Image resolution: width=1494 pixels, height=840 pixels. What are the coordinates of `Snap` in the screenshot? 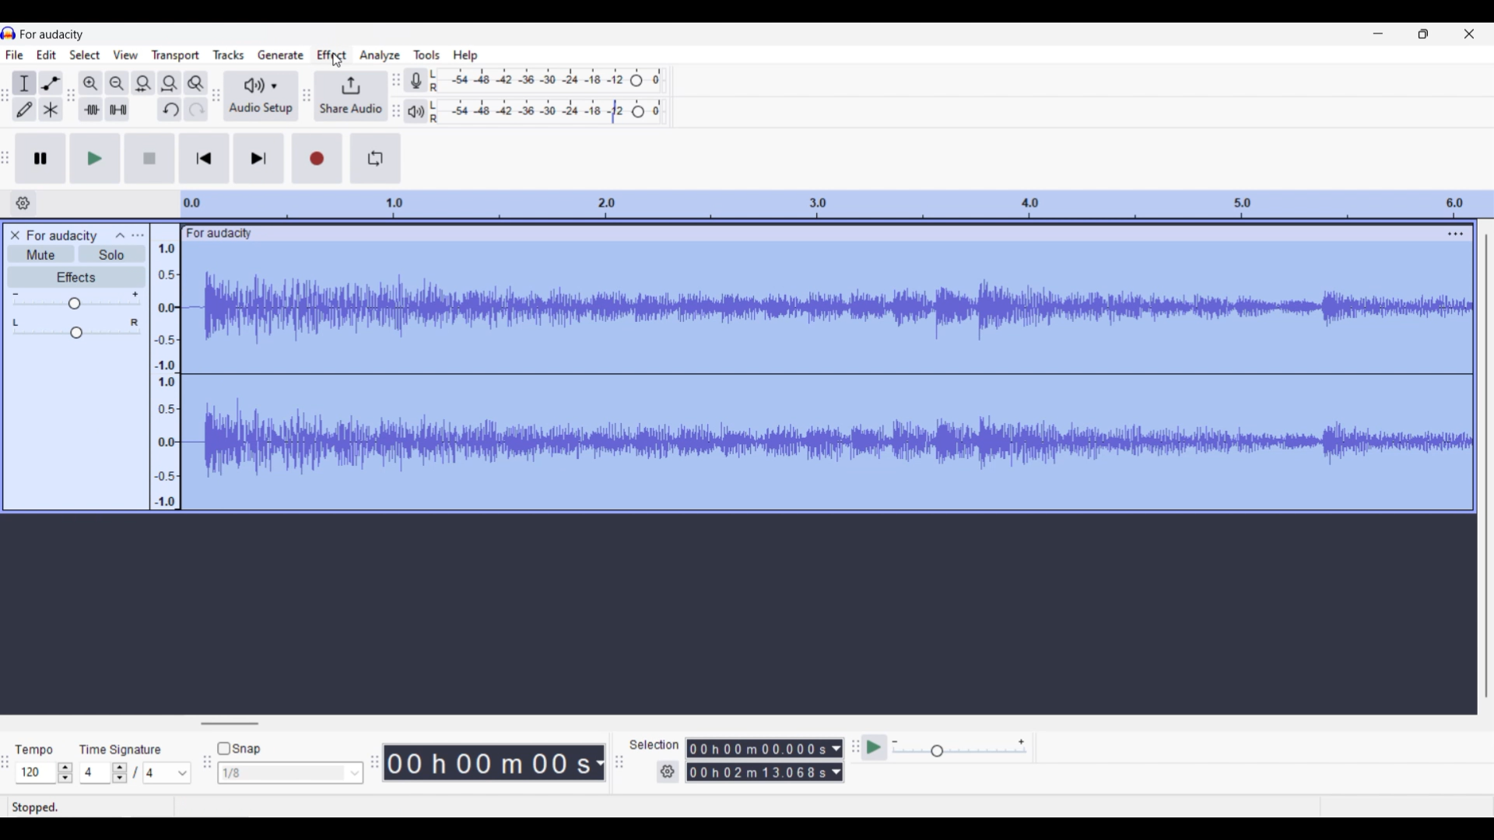 It's located at (239, 748).